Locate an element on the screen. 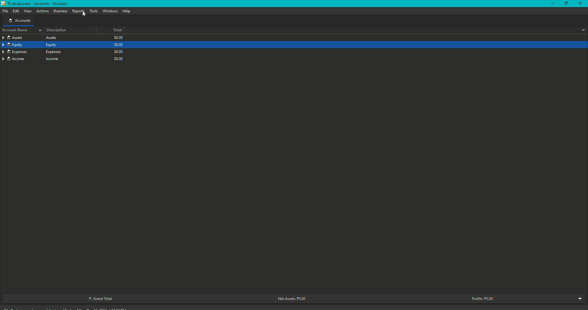 Image resolution: width=588 pixels, height=310 pixels. Tools is located at coordinates (94, 10).